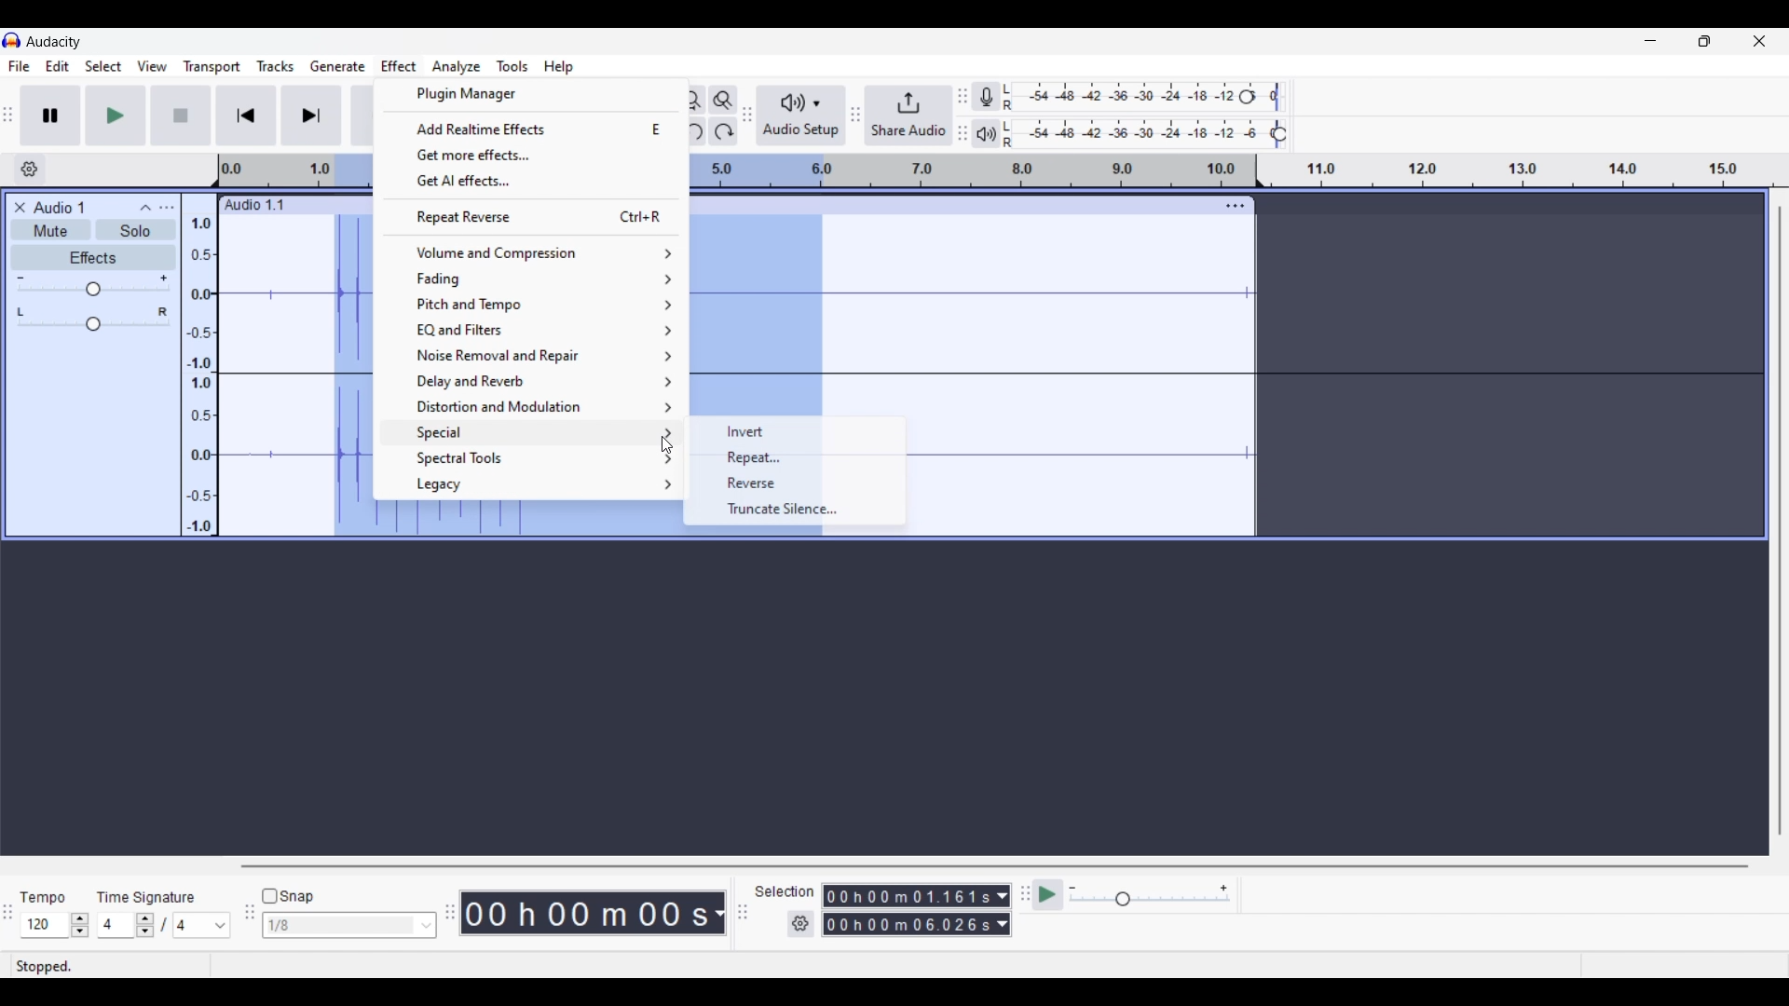  What do you see at coordinates (144, 208) in the screenshot?
I see `Collapse` at bounding box center [144, 208].